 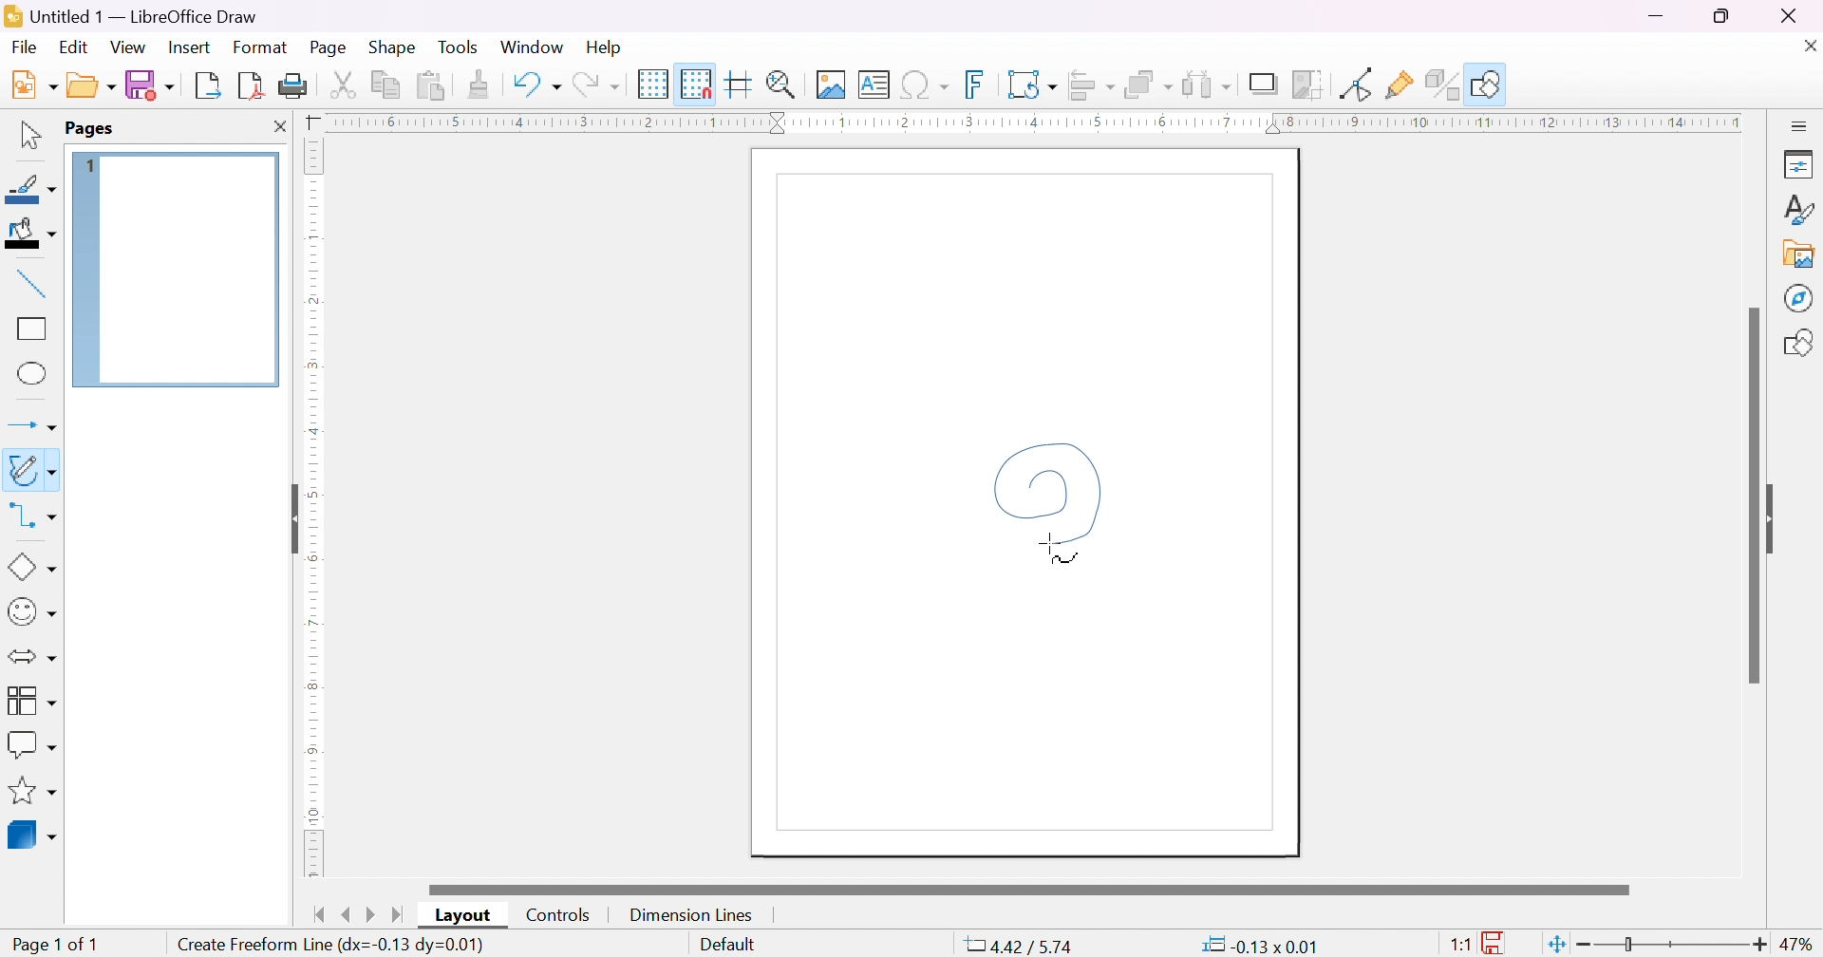 I want to click on insert text box, so click(x=873, y=84).